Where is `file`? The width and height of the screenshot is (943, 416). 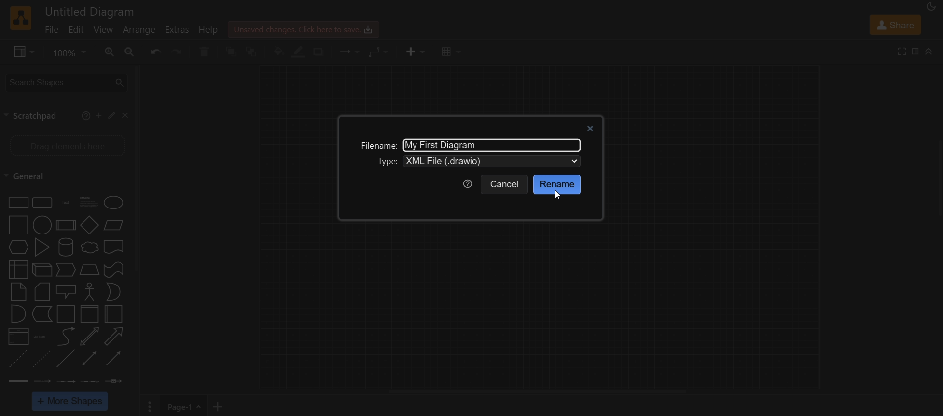 file is located at coordinates (52, 31).